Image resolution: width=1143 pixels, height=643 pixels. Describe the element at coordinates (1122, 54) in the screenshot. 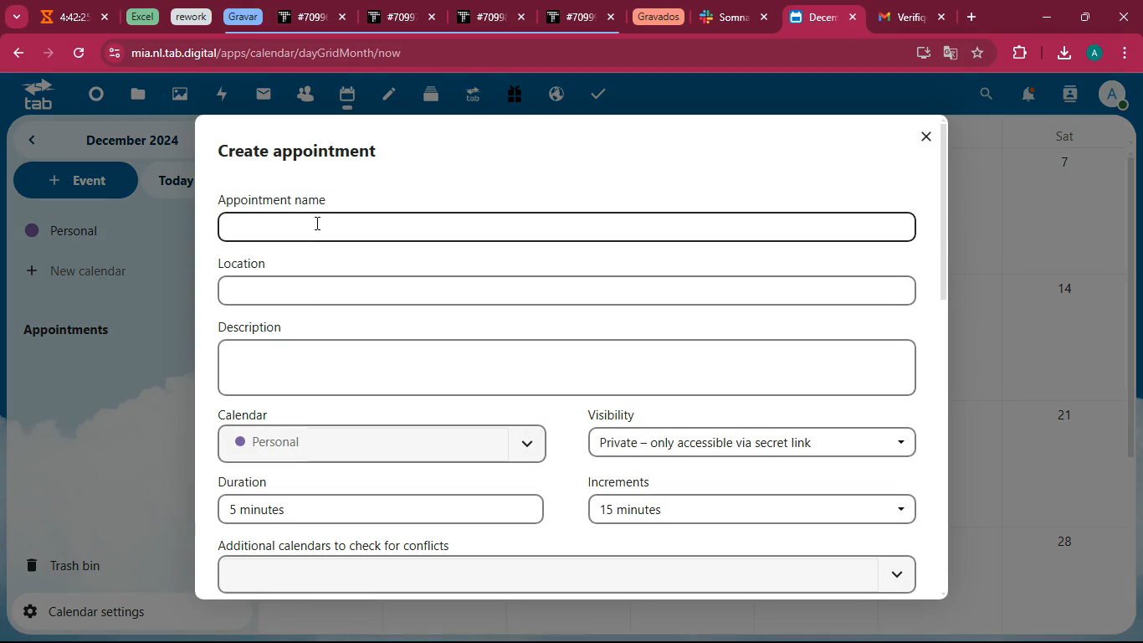

I see `menu` at that location.